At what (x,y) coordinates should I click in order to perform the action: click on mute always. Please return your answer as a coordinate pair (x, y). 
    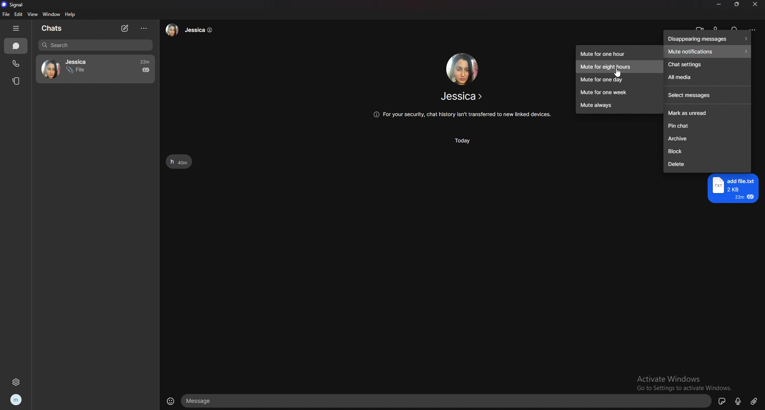
    Looking at the image, I should click on (620, 105).